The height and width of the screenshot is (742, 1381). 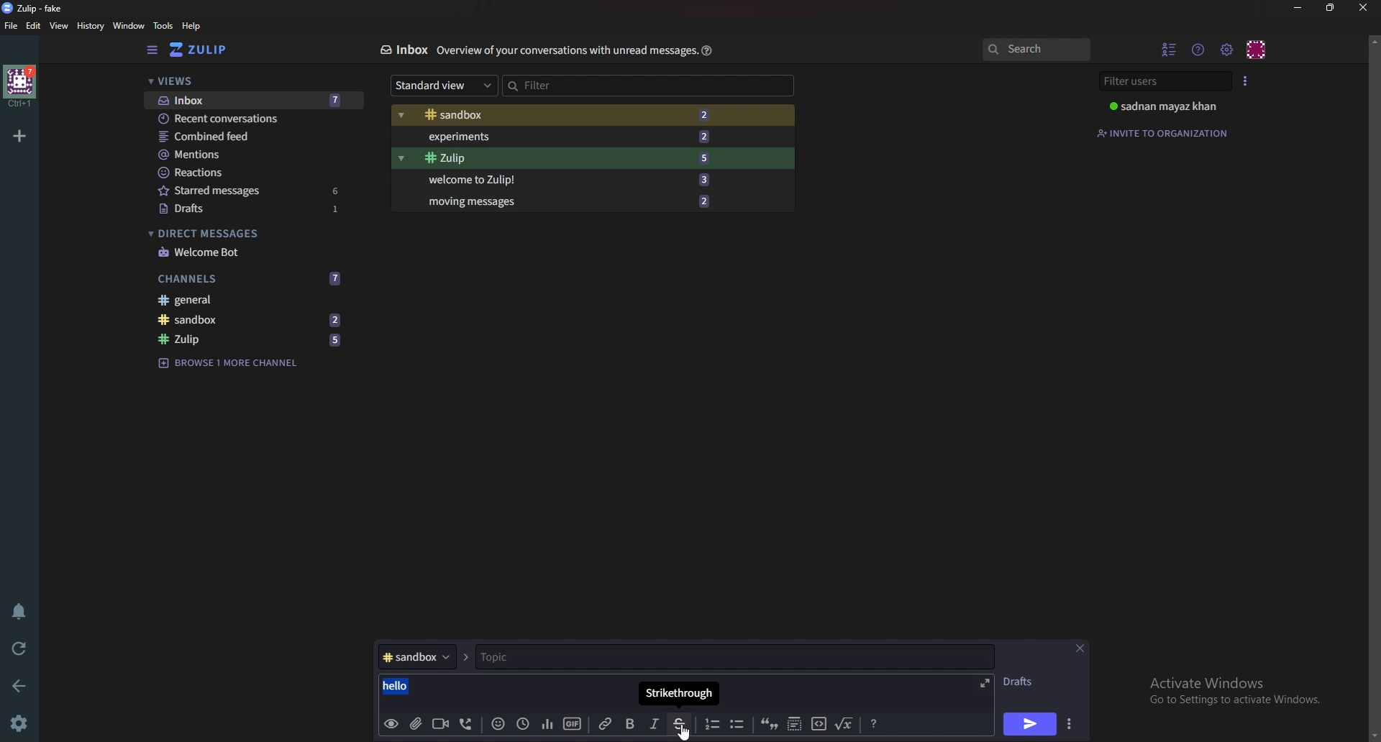 What do you see at coordinates (565, 52) in the screenshot?
I see `Info` at bounding box center [565, 52].